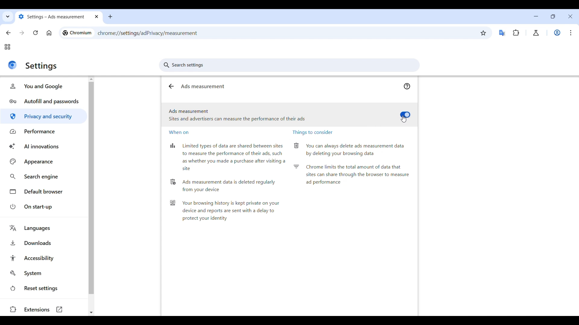  Describe the element at coordinates (91, 188) in the screenshot. I see `Vertical slide bar` at that location.